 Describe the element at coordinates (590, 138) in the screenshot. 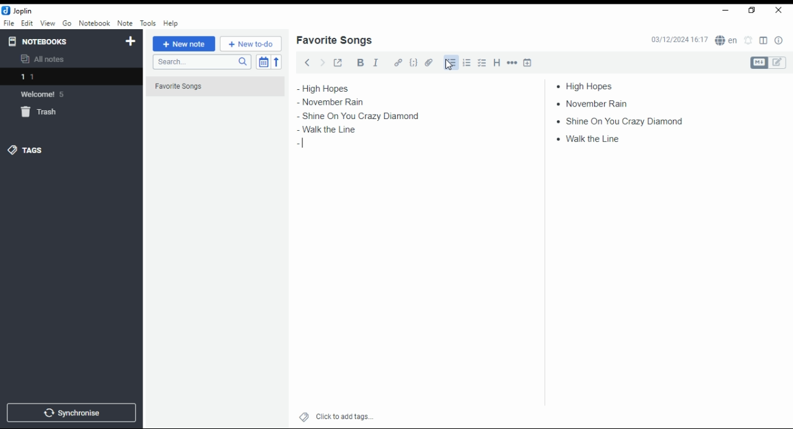

I see `walk ta line` at that location.